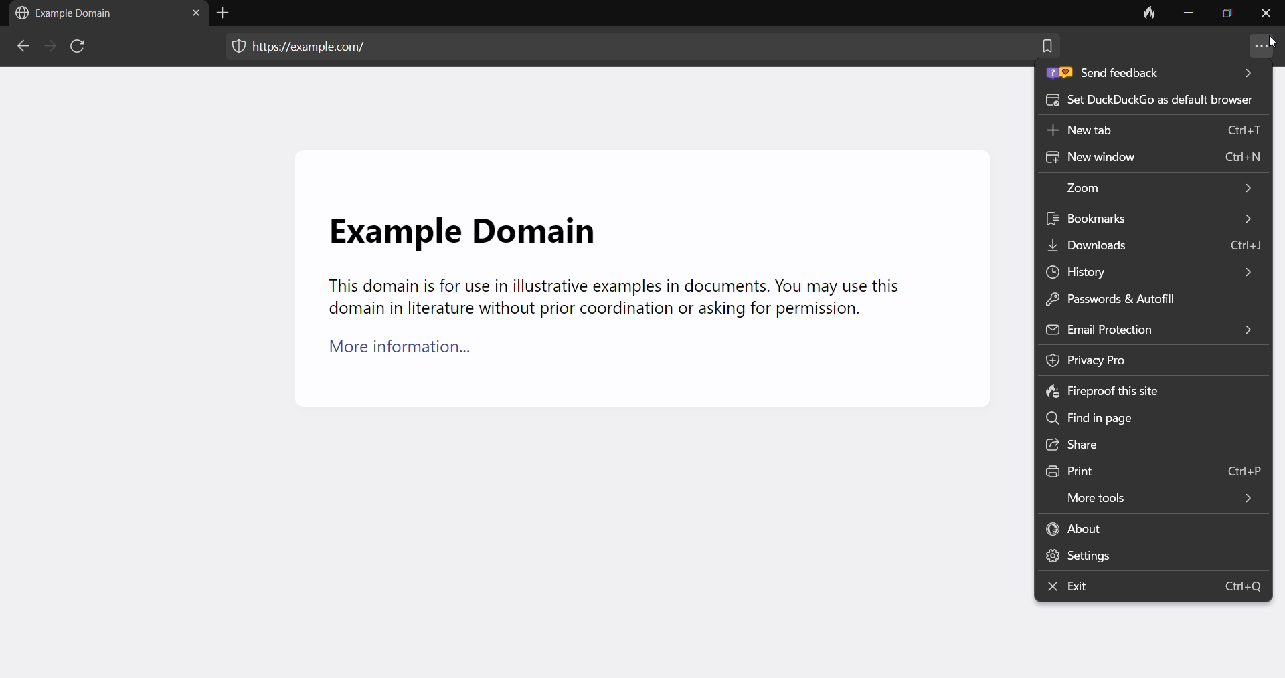 Image resolution: width=1285 pixels, height=678 pixels. Describe the element at coordinates (226, 13) in the screenshot. I see `add tab` at that location.